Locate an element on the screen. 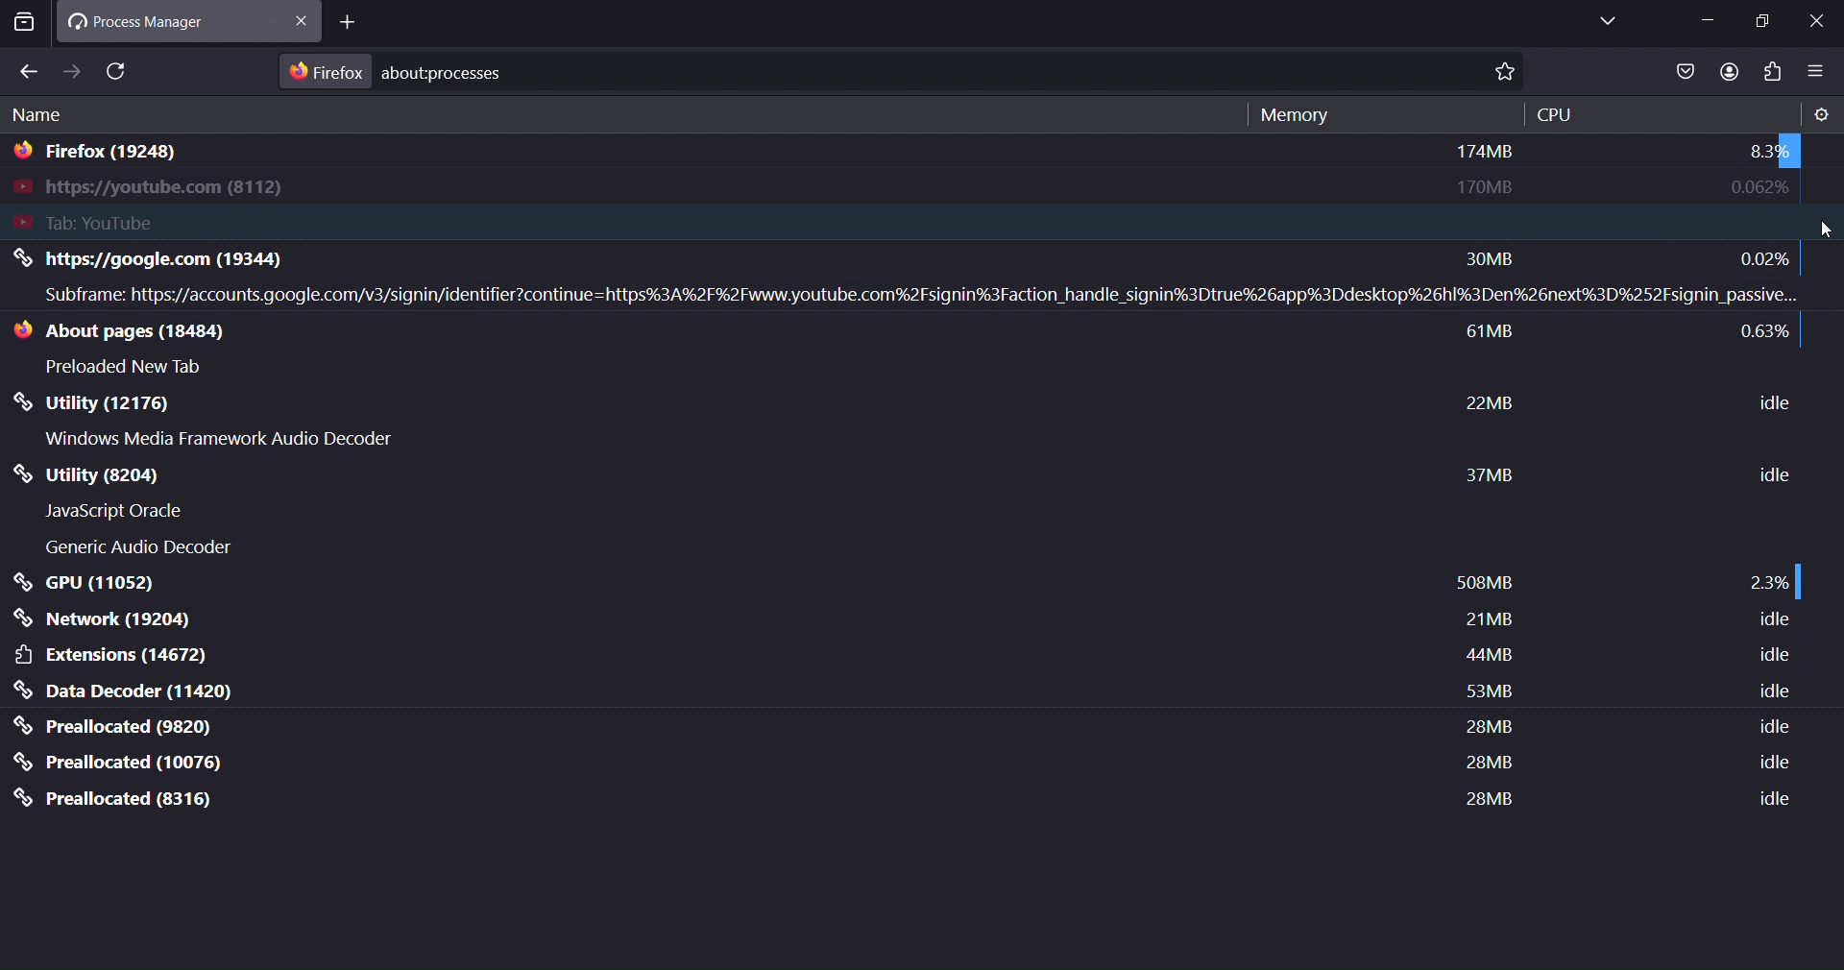 Image resolution: width=1844 pixels, height=970 pixels. extensions is located at coordinates (114, 655).